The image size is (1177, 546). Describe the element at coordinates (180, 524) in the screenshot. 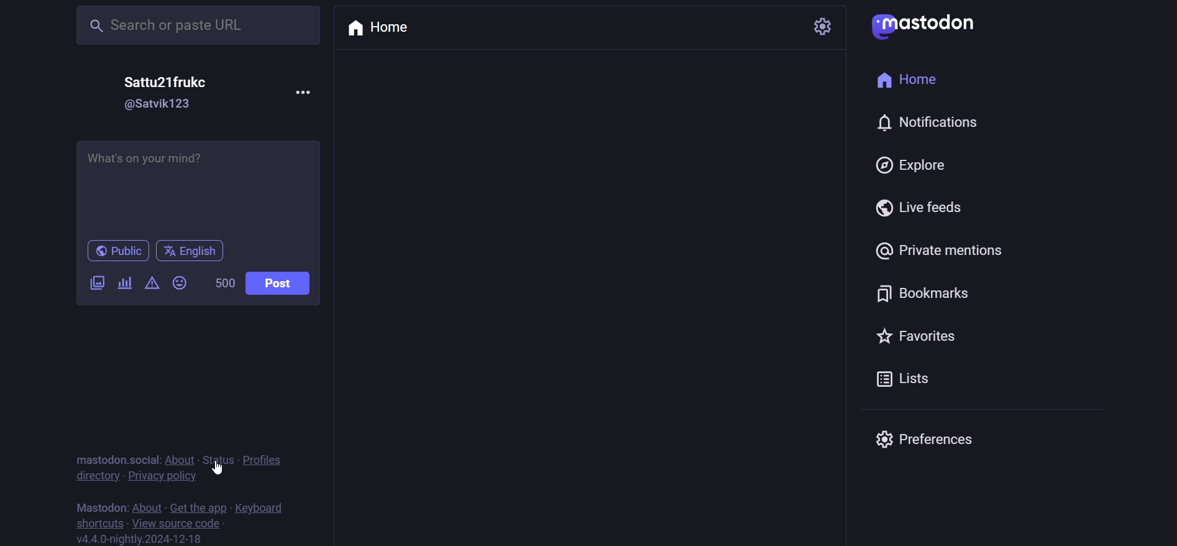

I see `source code` at that location.